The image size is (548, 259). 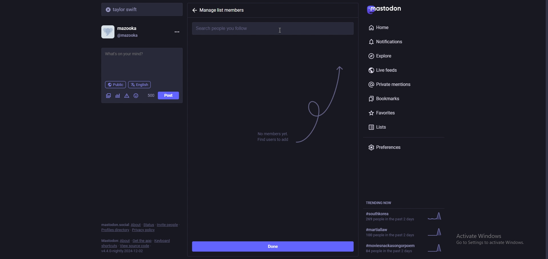 What do you see at coordinates (136, 95) in the screenshot?
I see `emoji` at bounding box center [136, 95].